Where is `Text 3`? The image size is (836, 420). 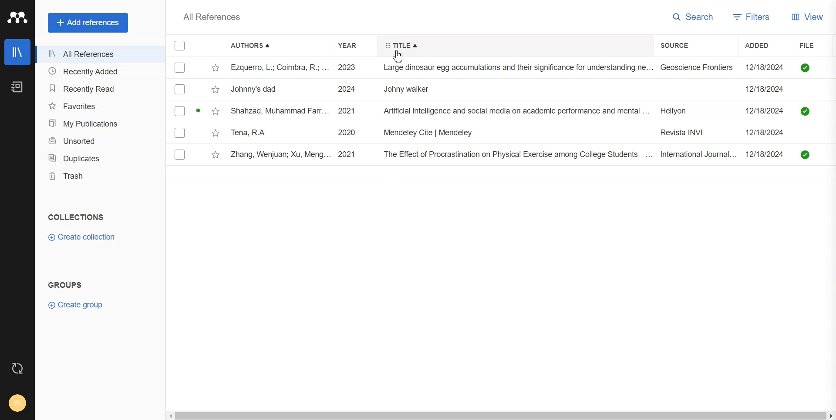
Text 3 is located at coordinates (211, 17).